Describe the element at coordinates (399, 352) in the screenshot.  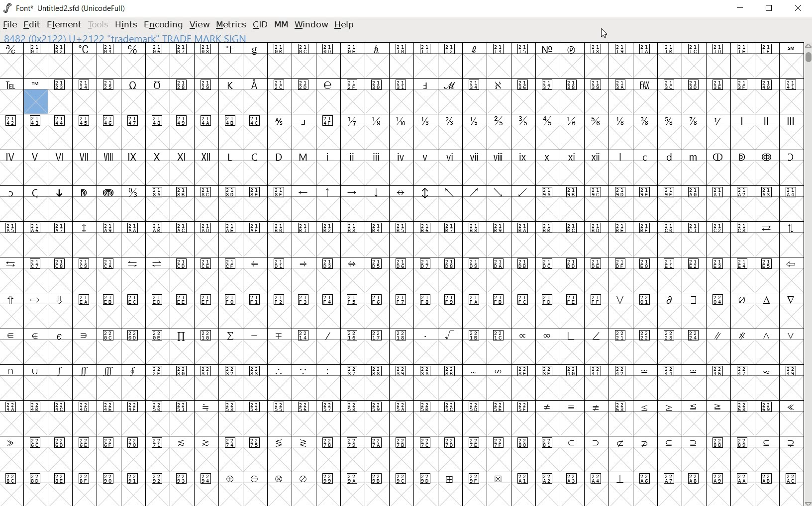
I see `symbols` at that location.